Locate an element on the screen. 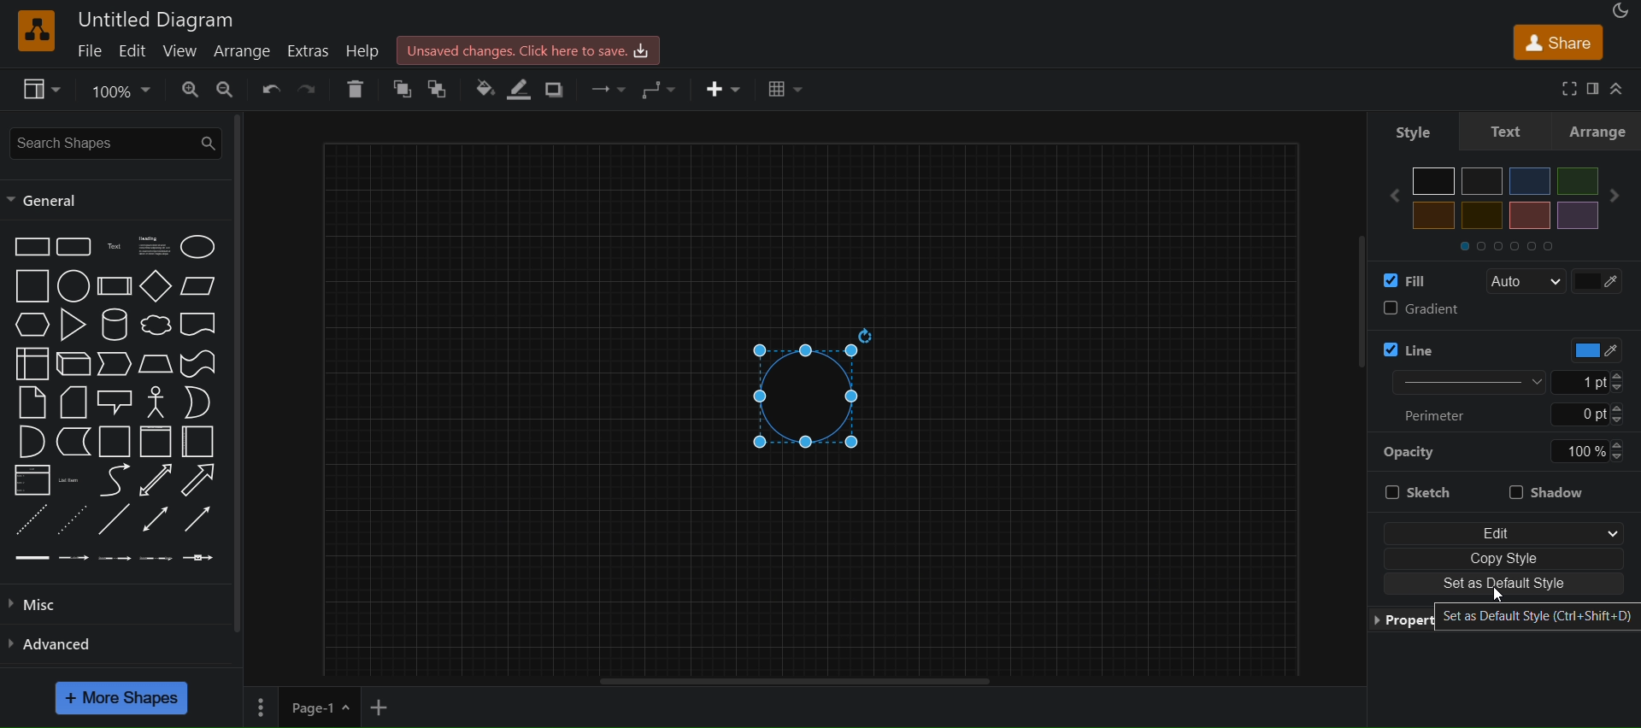 This screenshot has width=1641, height=728. perimeter is located at coordinates (1443, 414).